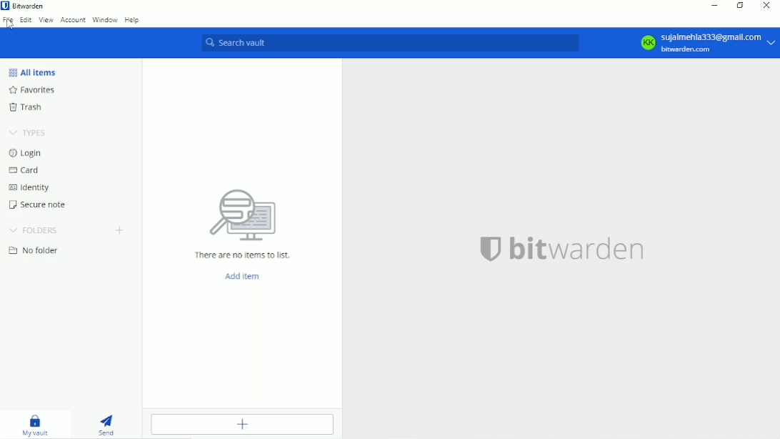  What do you see at coordinates (74, 20) in the screenshot?
I see `Account` at bounding box center [74, 20].